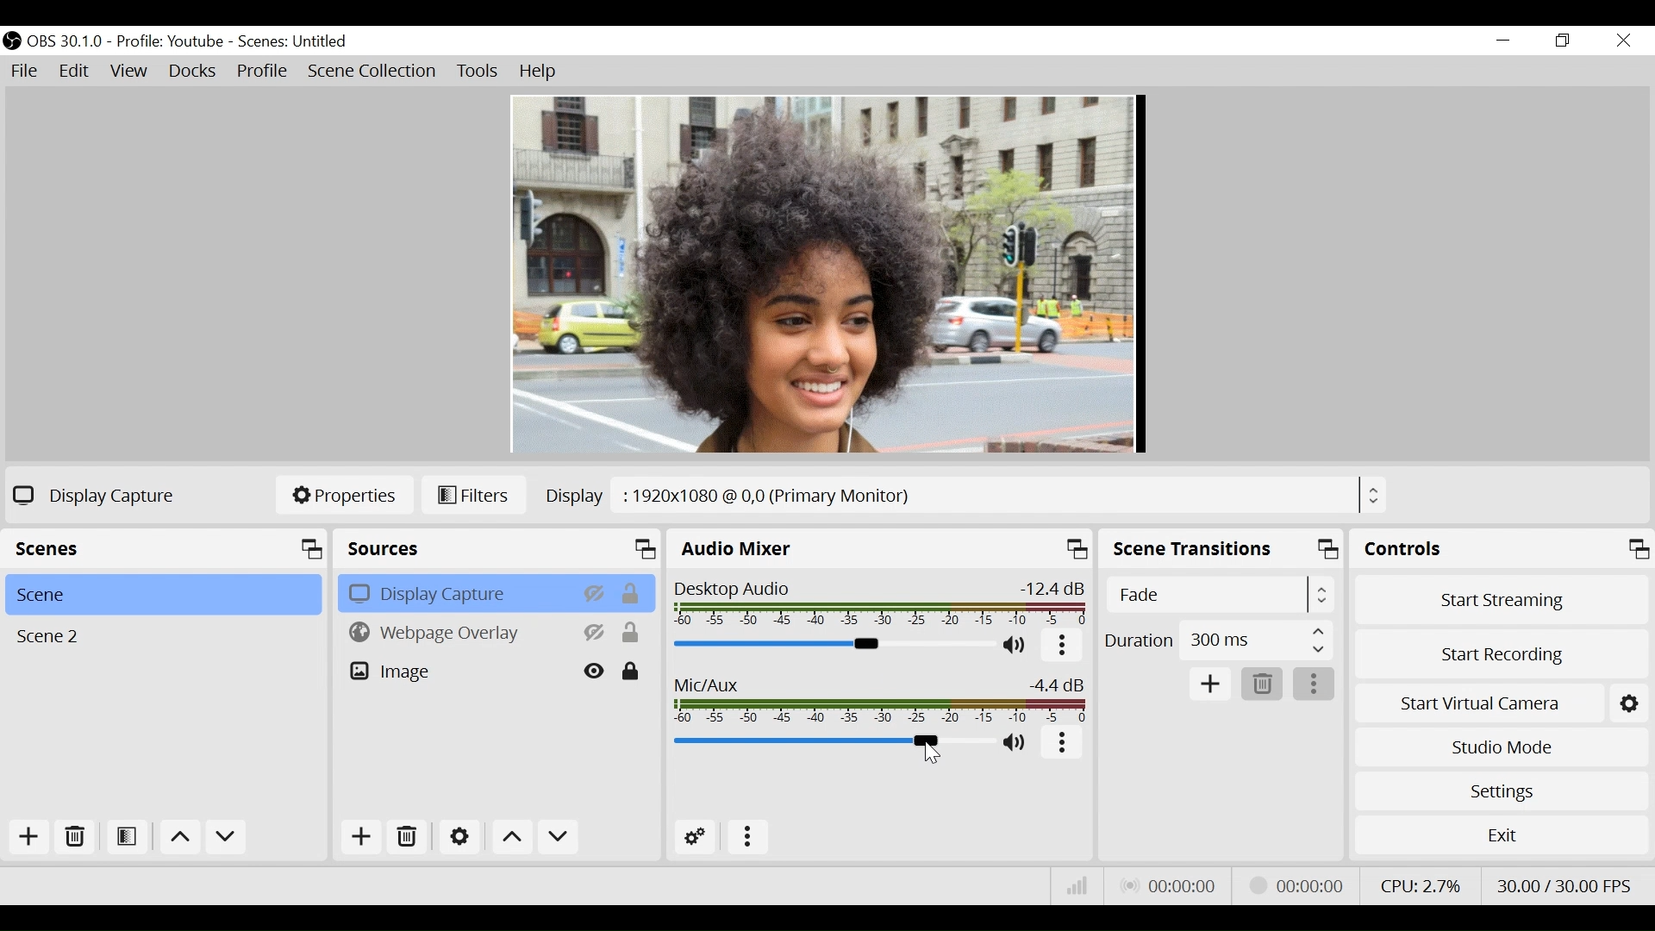  Describe the element at coordinates (1171, 884) in the screenshot. I see `Live Status` at that location.